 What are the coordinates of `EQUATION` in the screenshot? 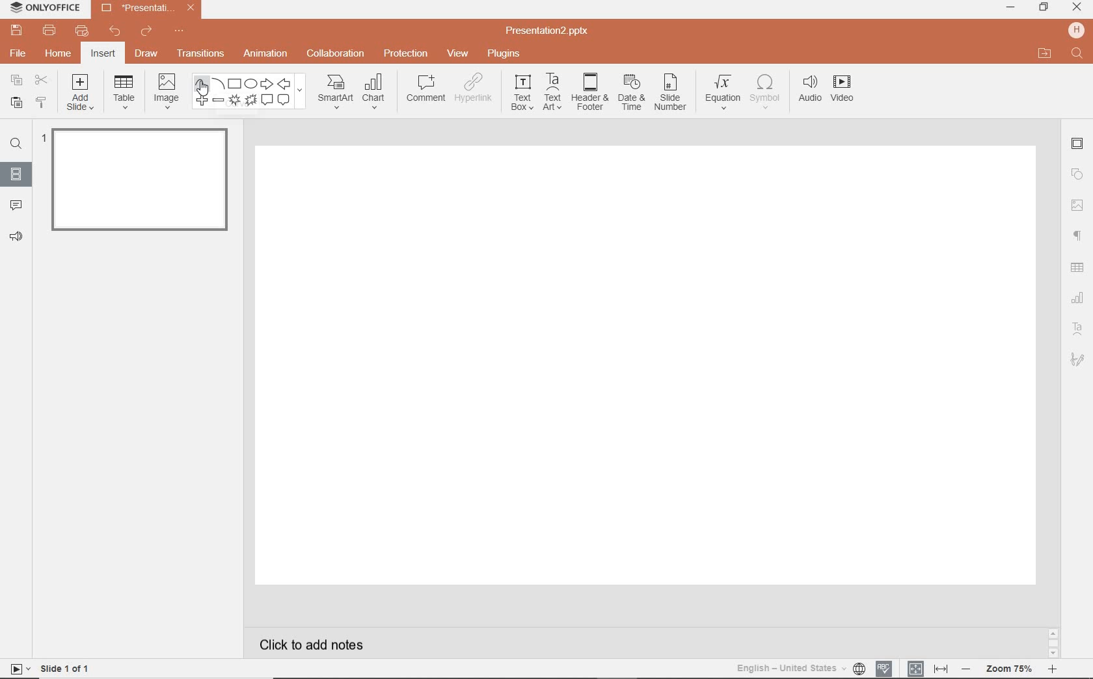 It's located at (723, 90).